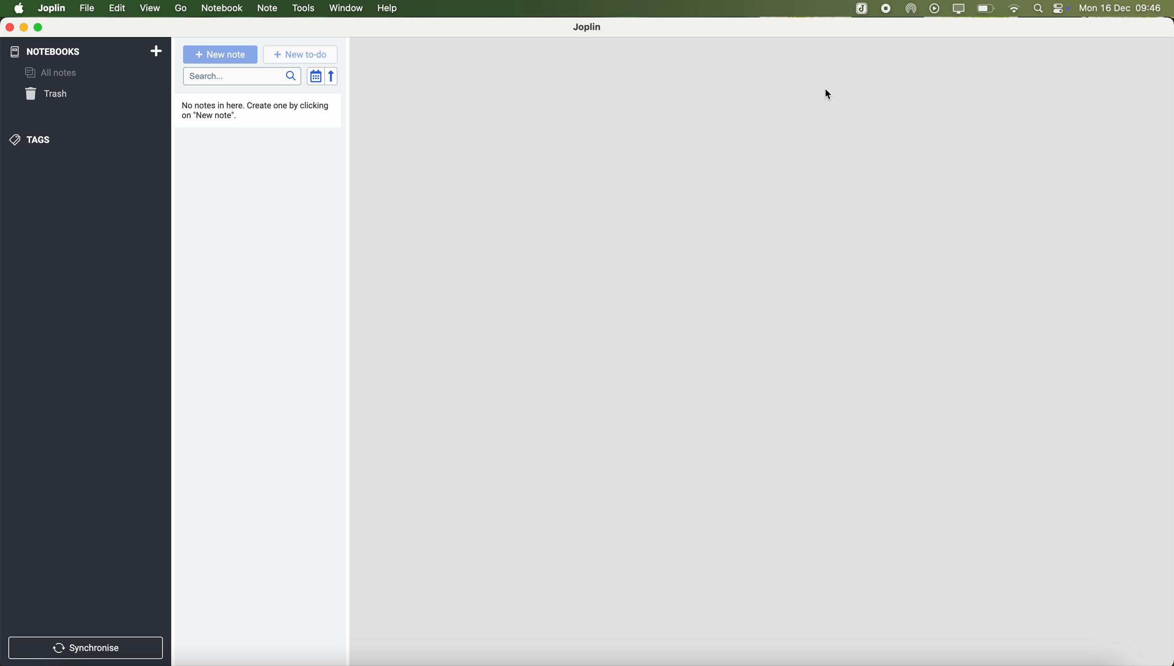 This screenshot has height=666, width=1174. What do you see at coordinates (8, 27) in the screenshot?
I see ` close program` at bounding box center [8, 27].